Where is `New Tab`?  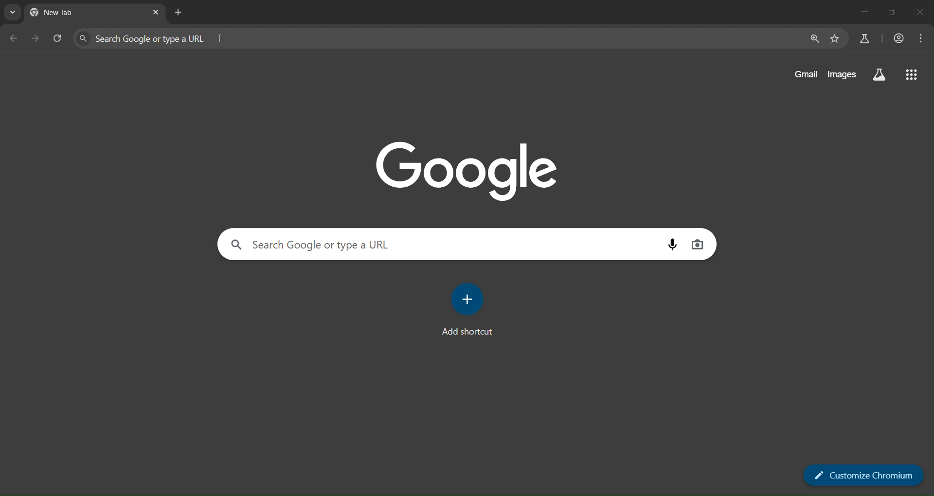 New Tab is located at coordinates (73, 14).